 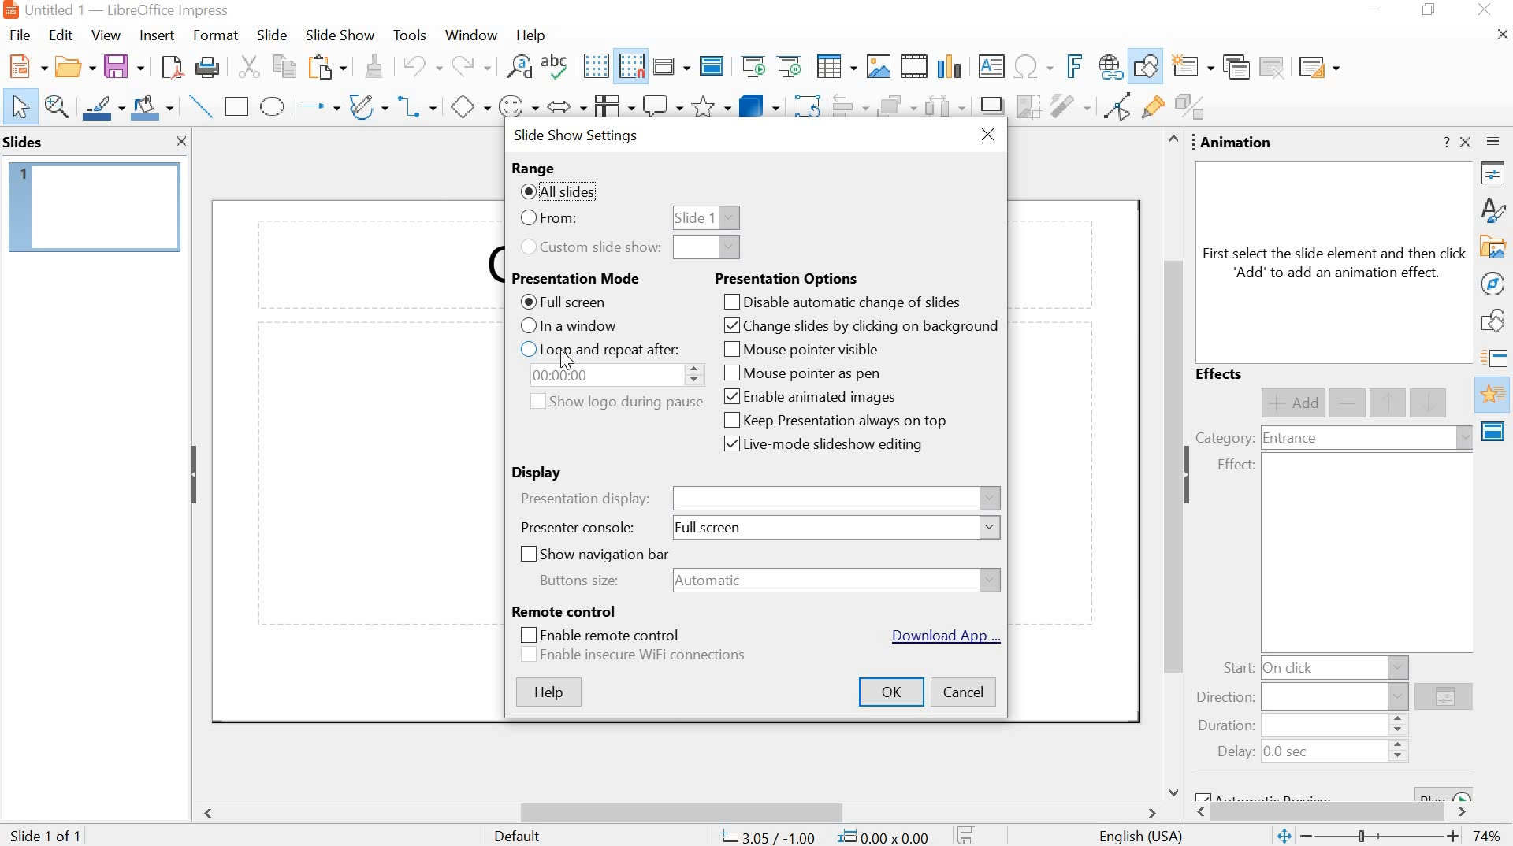 I want to click on zoom and pan, so click(x=58, y=106).